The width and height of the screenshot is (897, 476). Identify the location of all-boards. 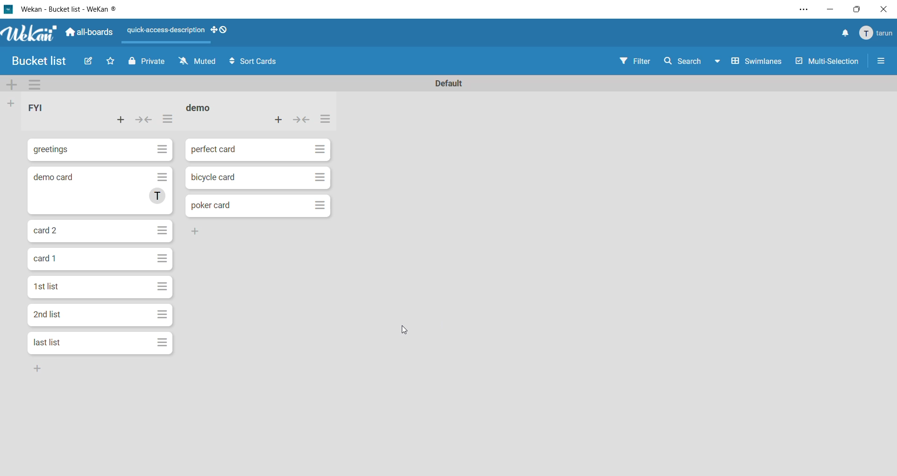
(89, 33).